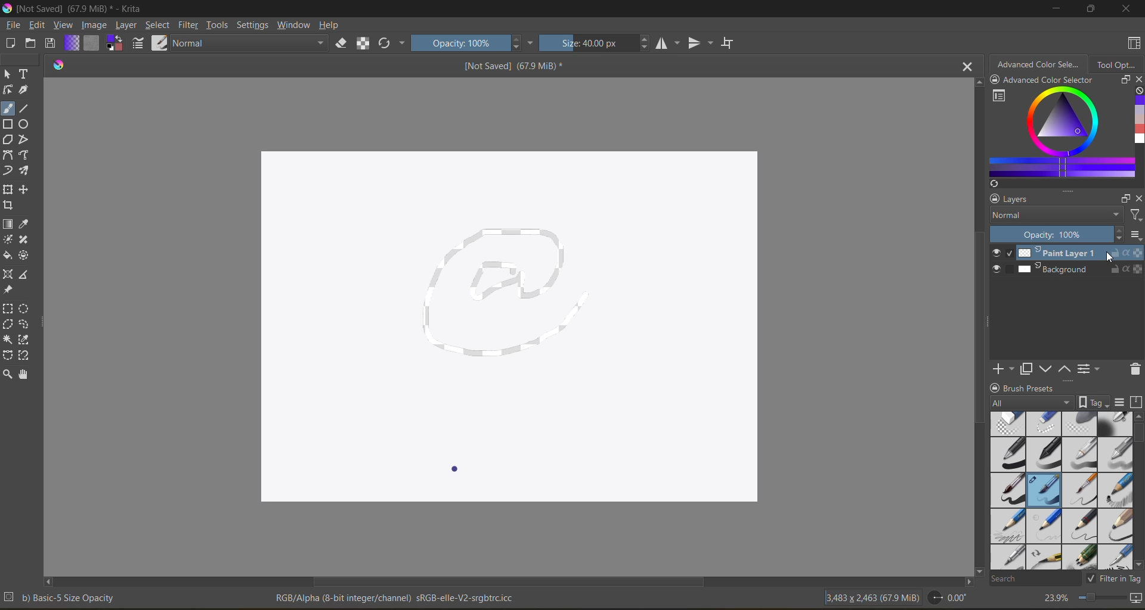  Describe the element at coordinates (1081, 526) in the screenshot. I see `pencil` at that location.